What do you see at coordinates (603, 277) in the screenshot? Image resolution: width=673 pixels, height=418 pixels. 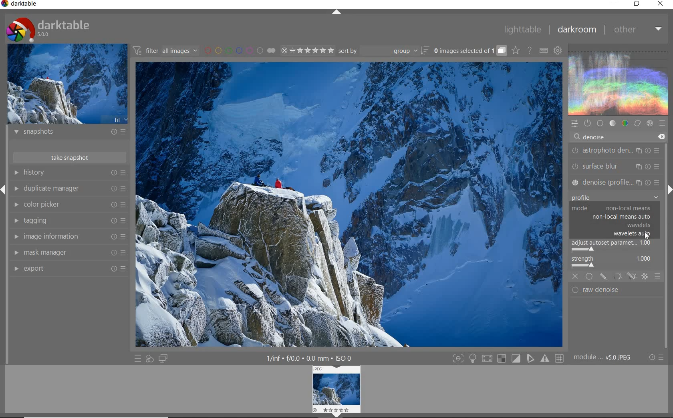 I see `DRAW MUSK` at bounding box center [603, 277].